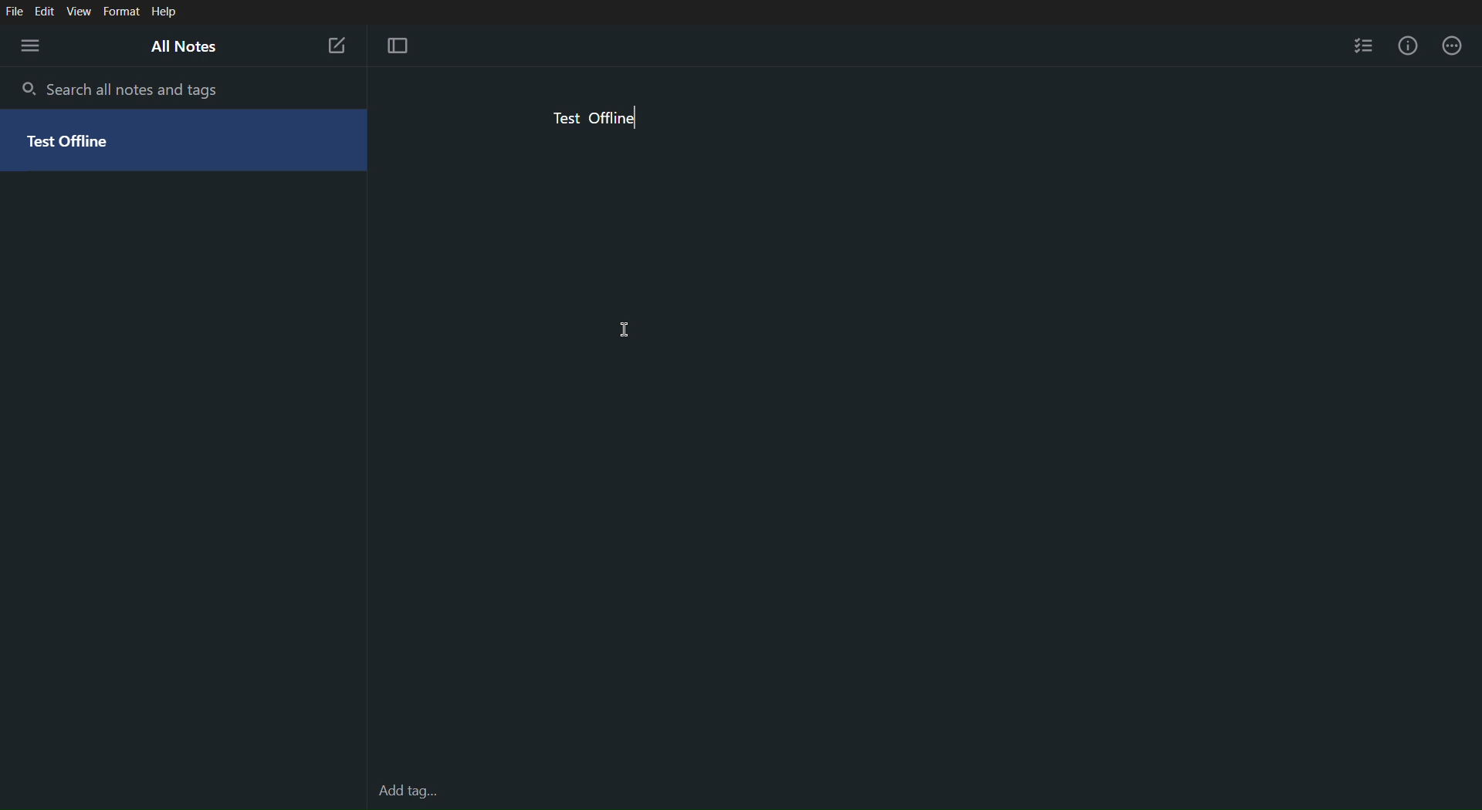 The image size is (1482, 810). I want to click on Test Offline, so click(184, 141).